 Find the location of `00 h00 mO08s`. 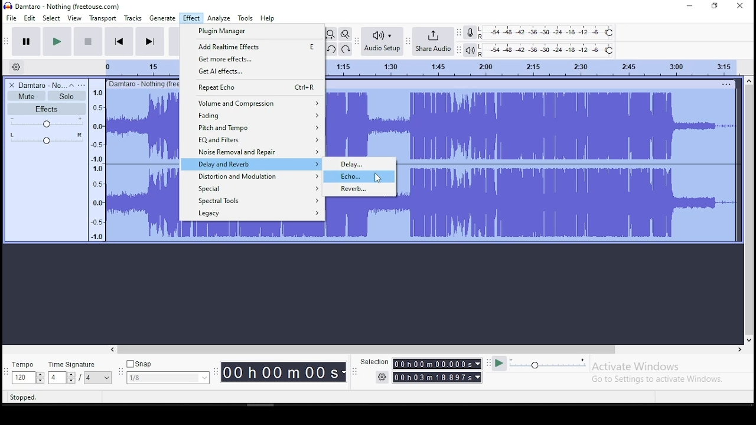

00 h00 mO08s is located at coordinates (279, 372).